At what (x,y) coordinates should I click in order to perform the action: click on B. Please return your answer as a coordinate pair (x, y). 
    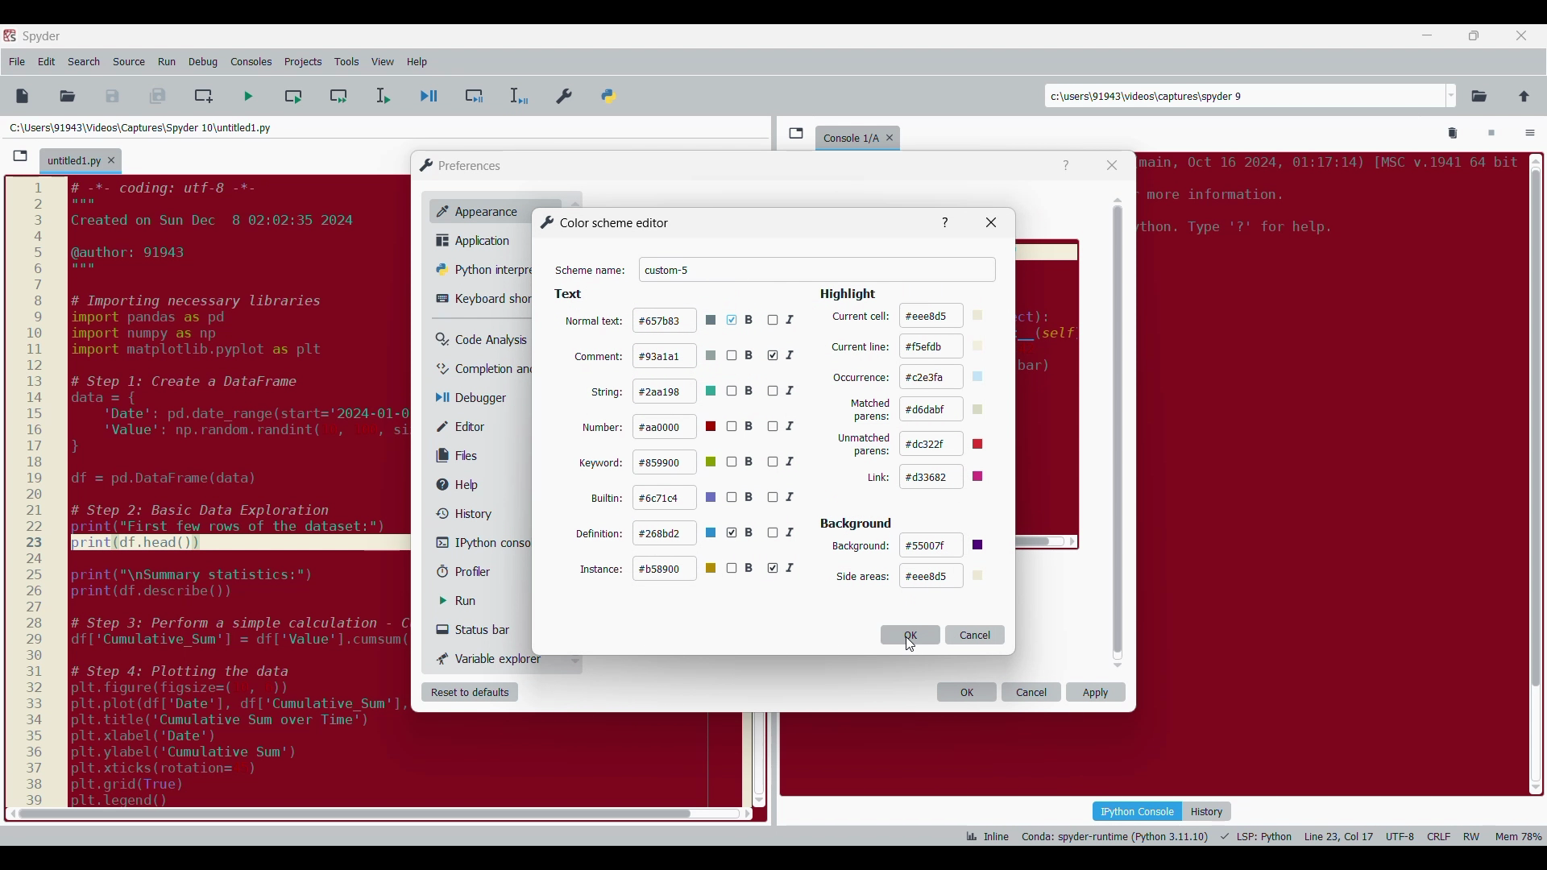
    Looking at the image, I should click on (741, 532).